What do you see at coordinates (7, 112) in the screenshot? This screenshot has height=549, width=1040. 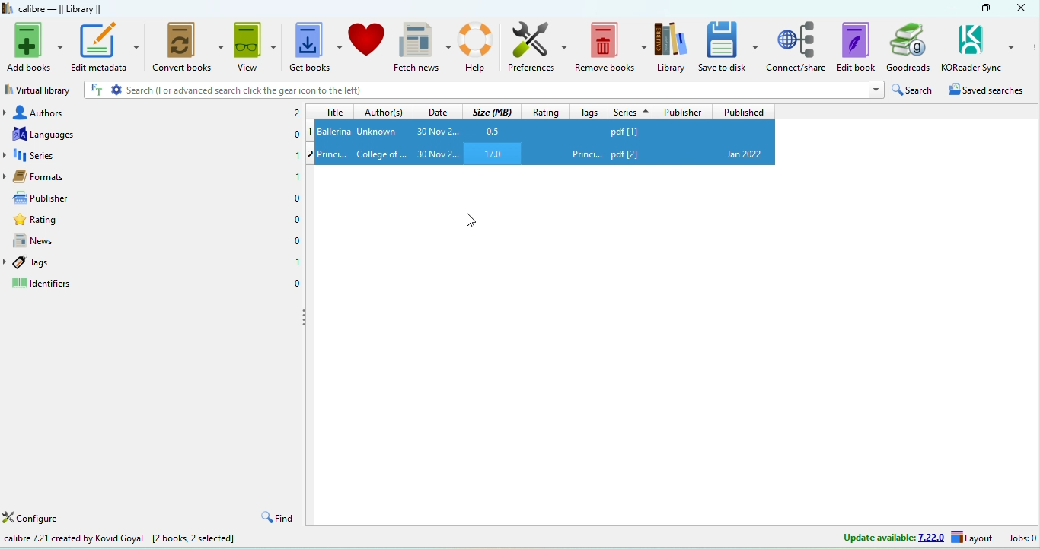 I see `drop down` at bounding box center [7, 112].